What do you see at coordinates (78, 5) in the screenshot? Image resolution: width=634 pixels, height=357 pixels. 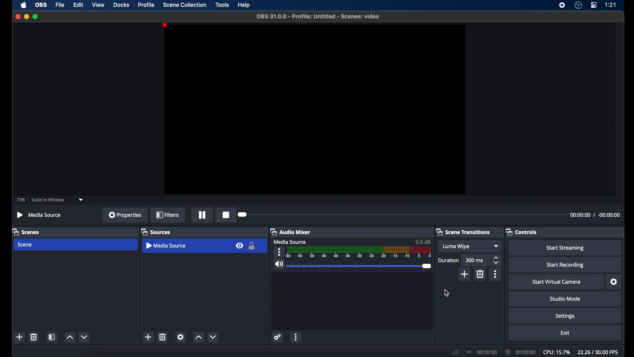 I see `edit` at bounding box center [78, 5].